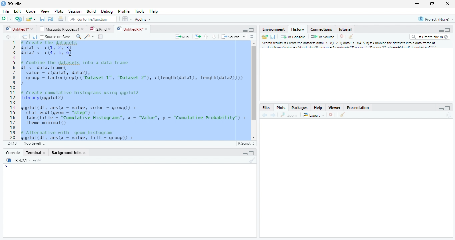 This screenshot has height=240, width=455. Describe the element at coordinates (63, 29) in the screenshot. I see `Mosquito R codes` at that location.